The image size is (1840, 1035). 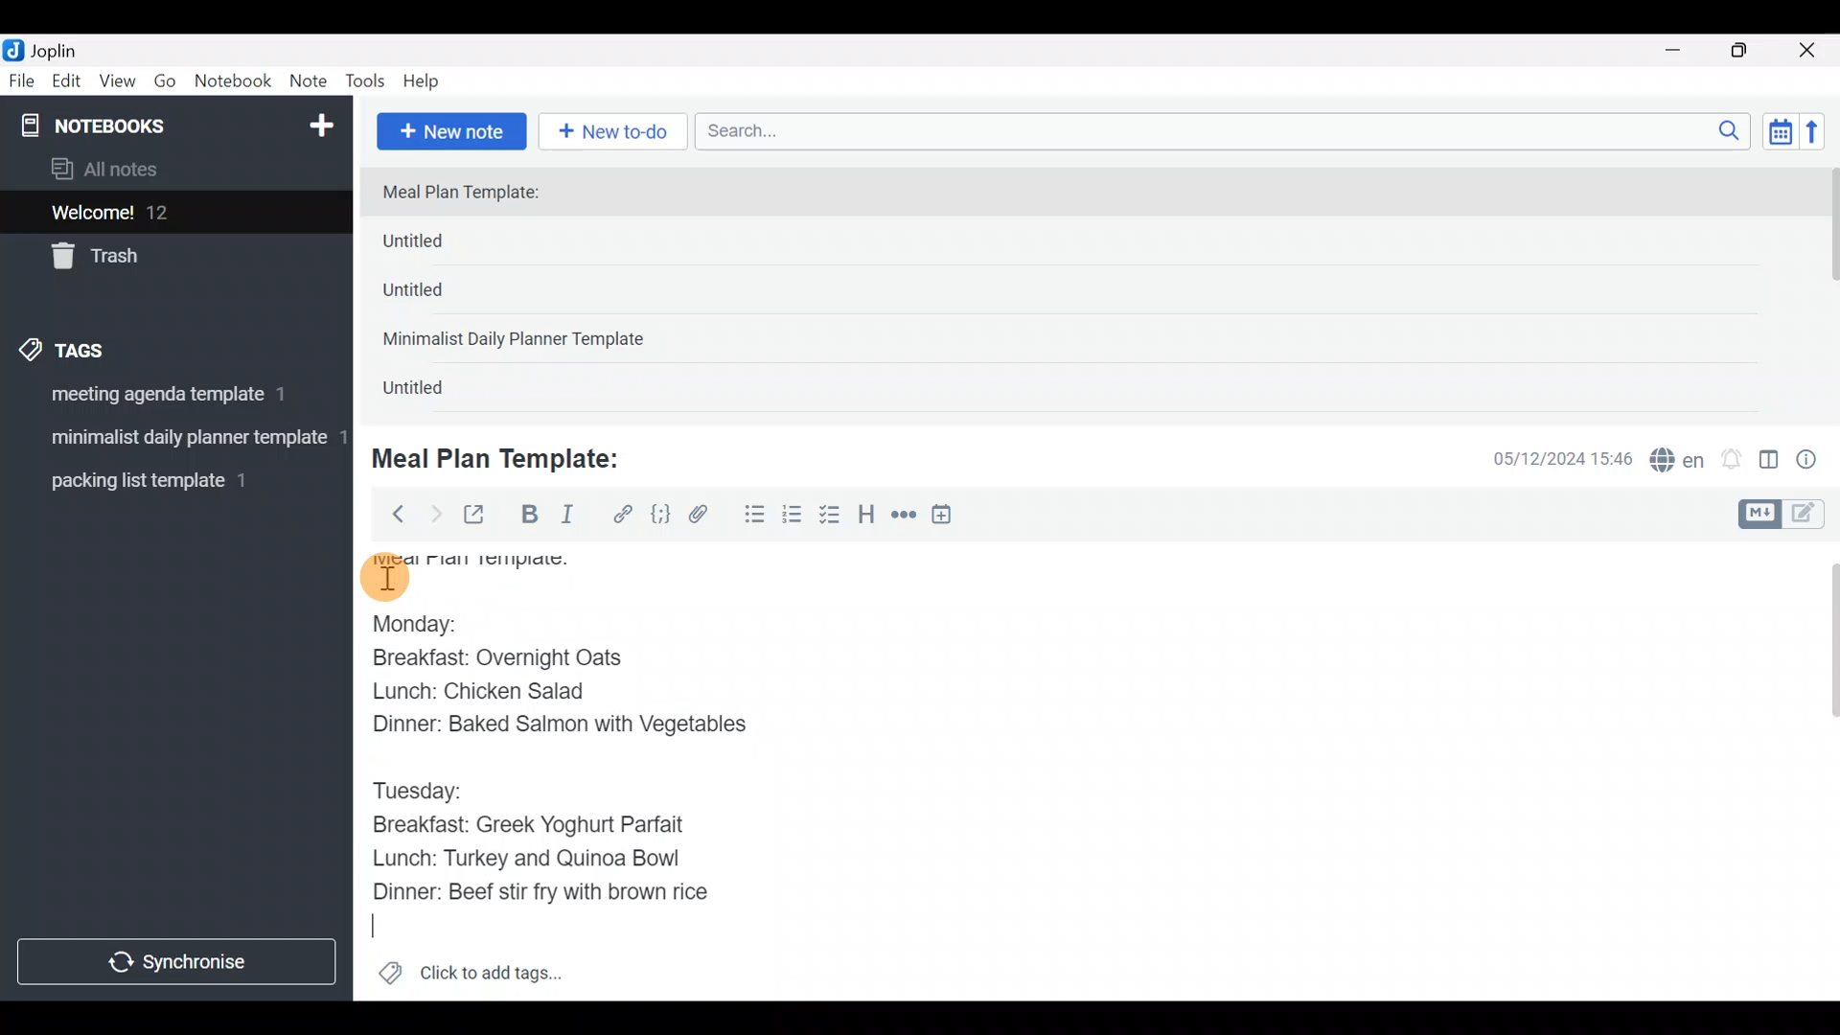 What do you see at coordinates (107, 347) in the screenshot?
I see `Tags` at bounding box center [107, 347].